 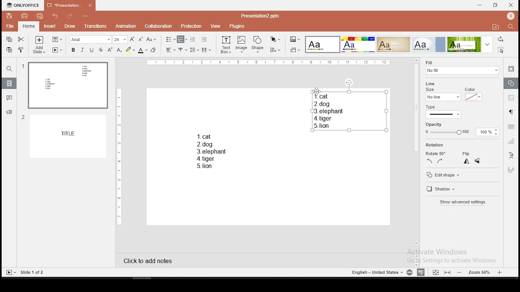 I want to click on image settings, so click(x=511, y=97).